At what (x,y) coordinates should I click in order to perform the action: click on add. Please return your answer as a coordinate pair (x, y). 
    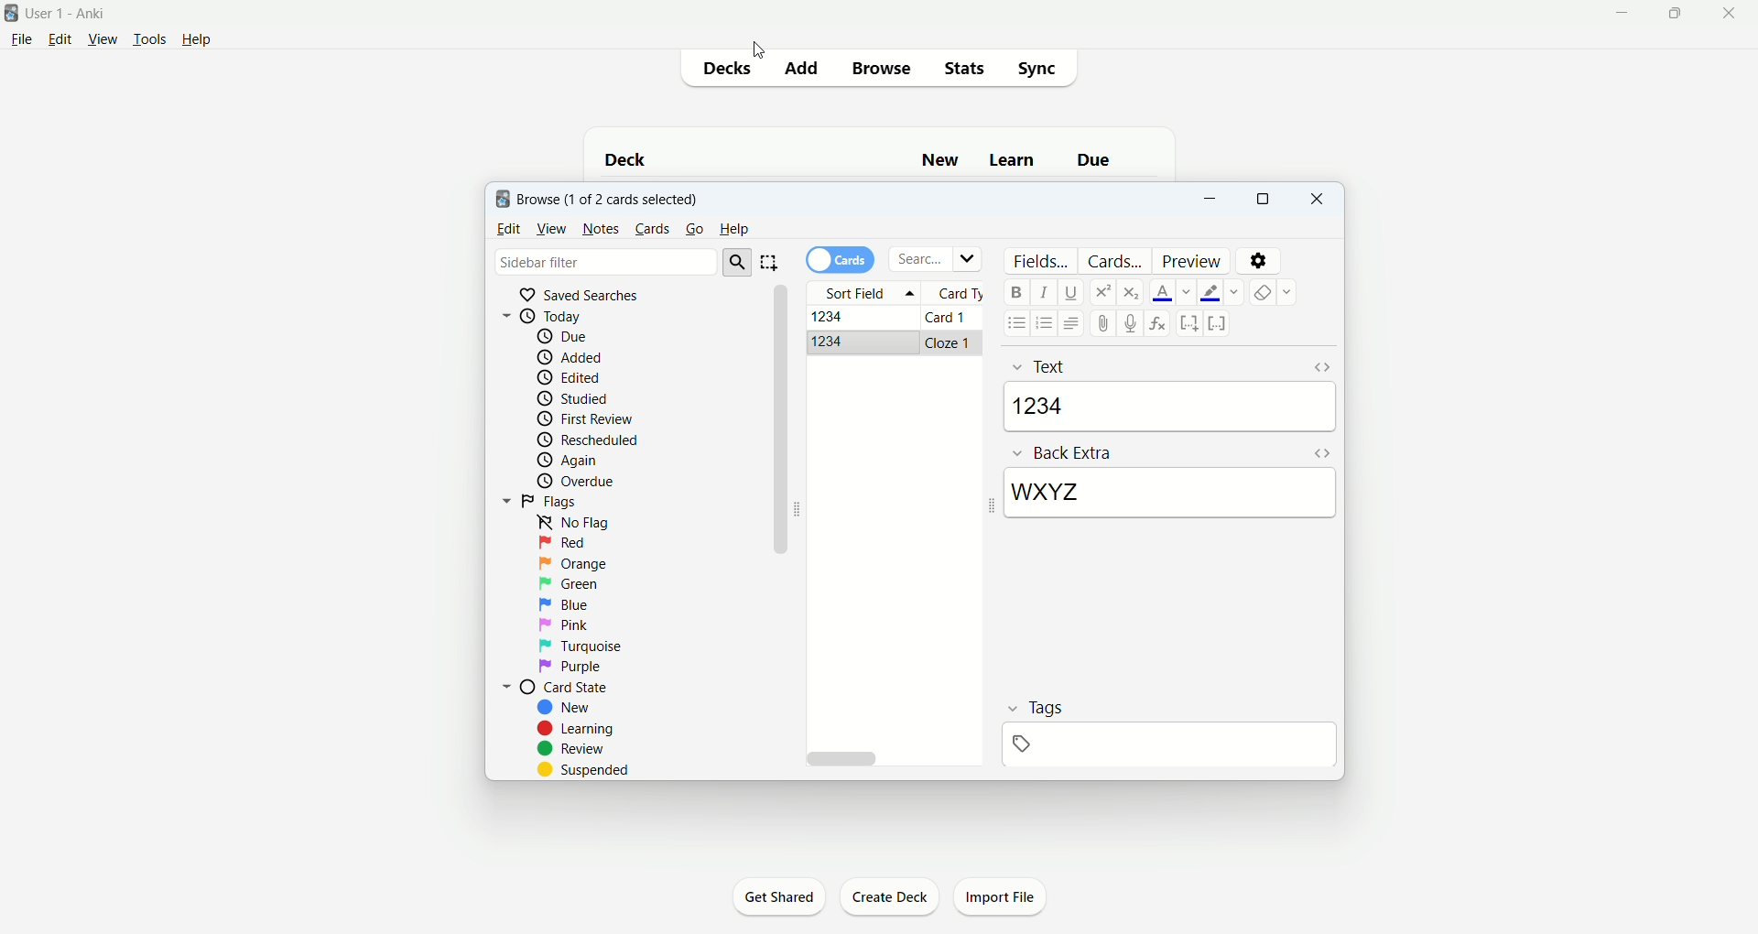
    Looking at the image, I should click on (804, 70).